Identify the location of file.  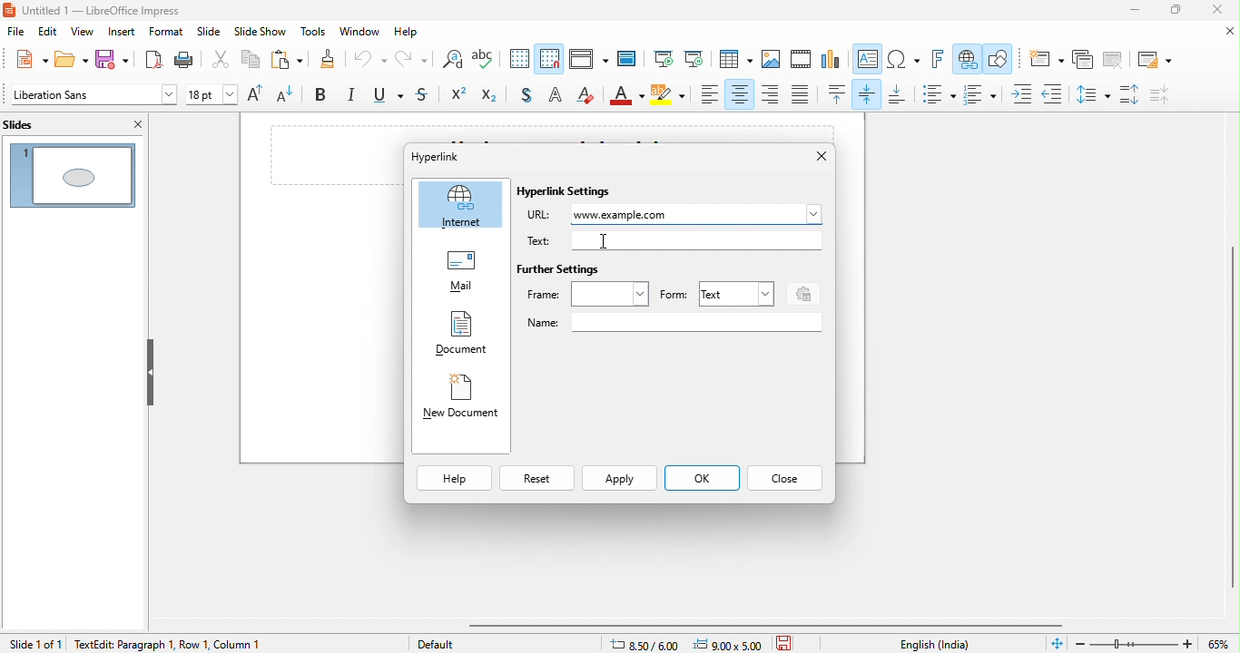
(15, 34).